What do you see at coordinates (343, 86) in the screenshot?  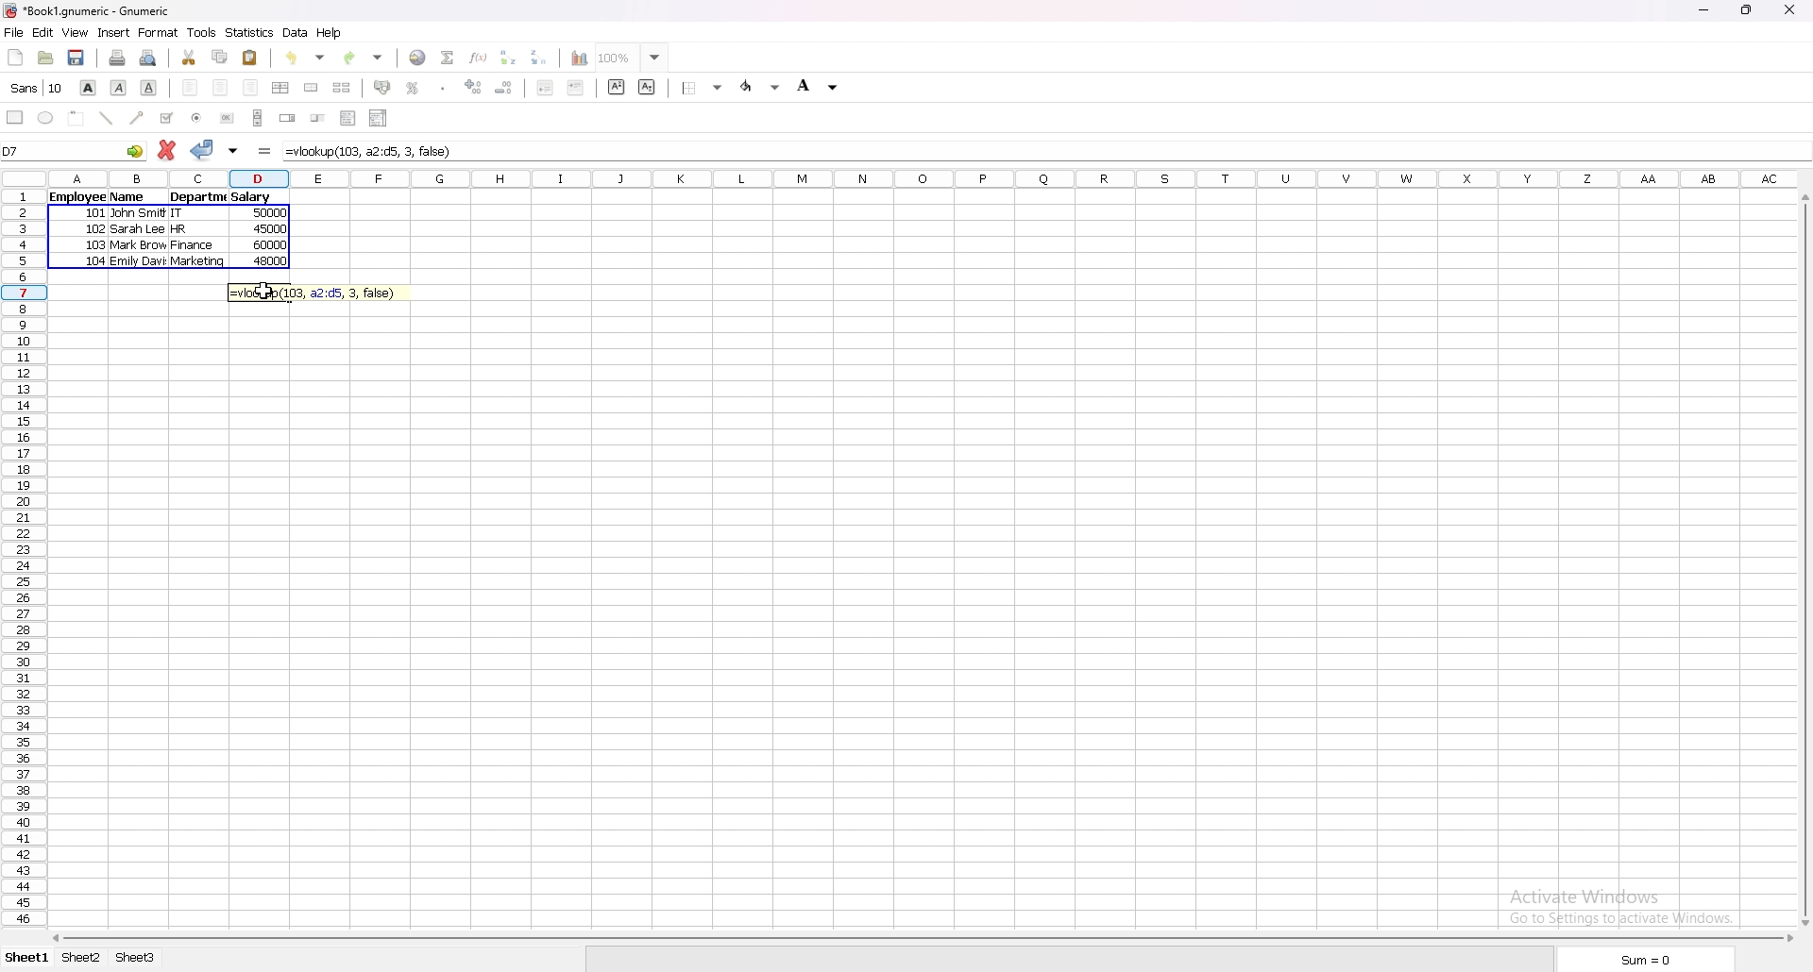 I see `split merged` at bounding box center [343, 86].